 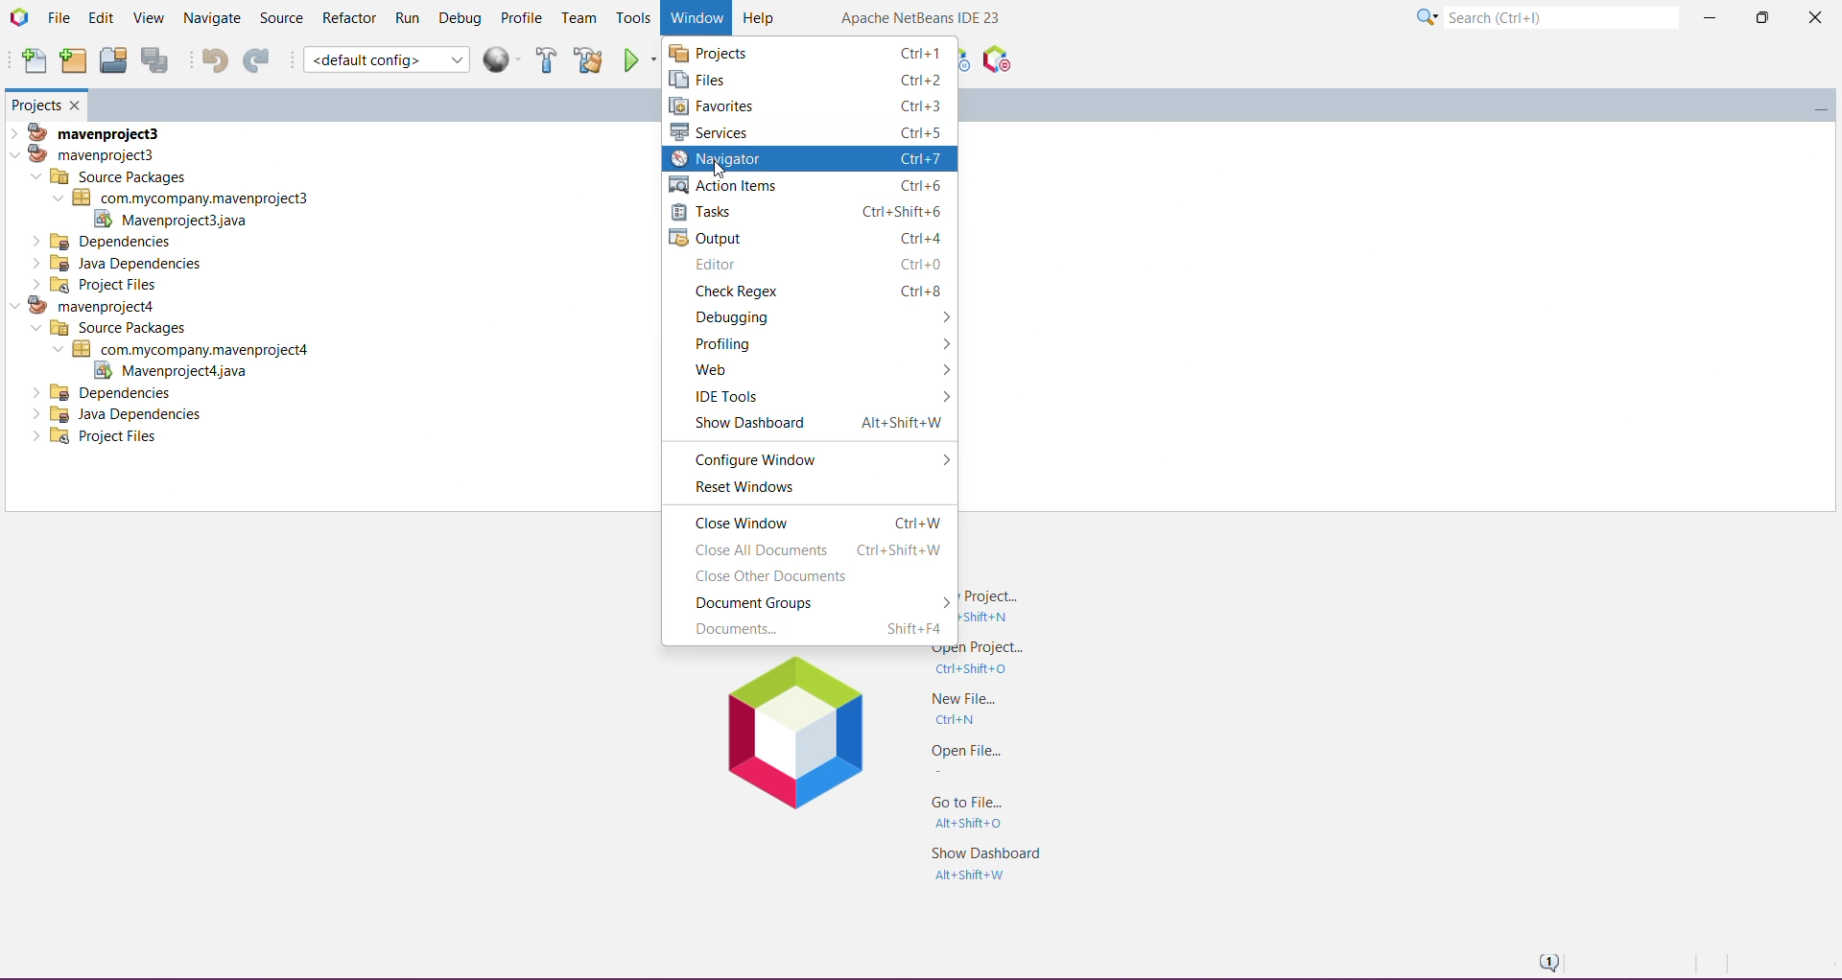 What do you see at coordinates (547, 59) in the screenshot?
I see `Build Project` at bounding box center [547, 59].